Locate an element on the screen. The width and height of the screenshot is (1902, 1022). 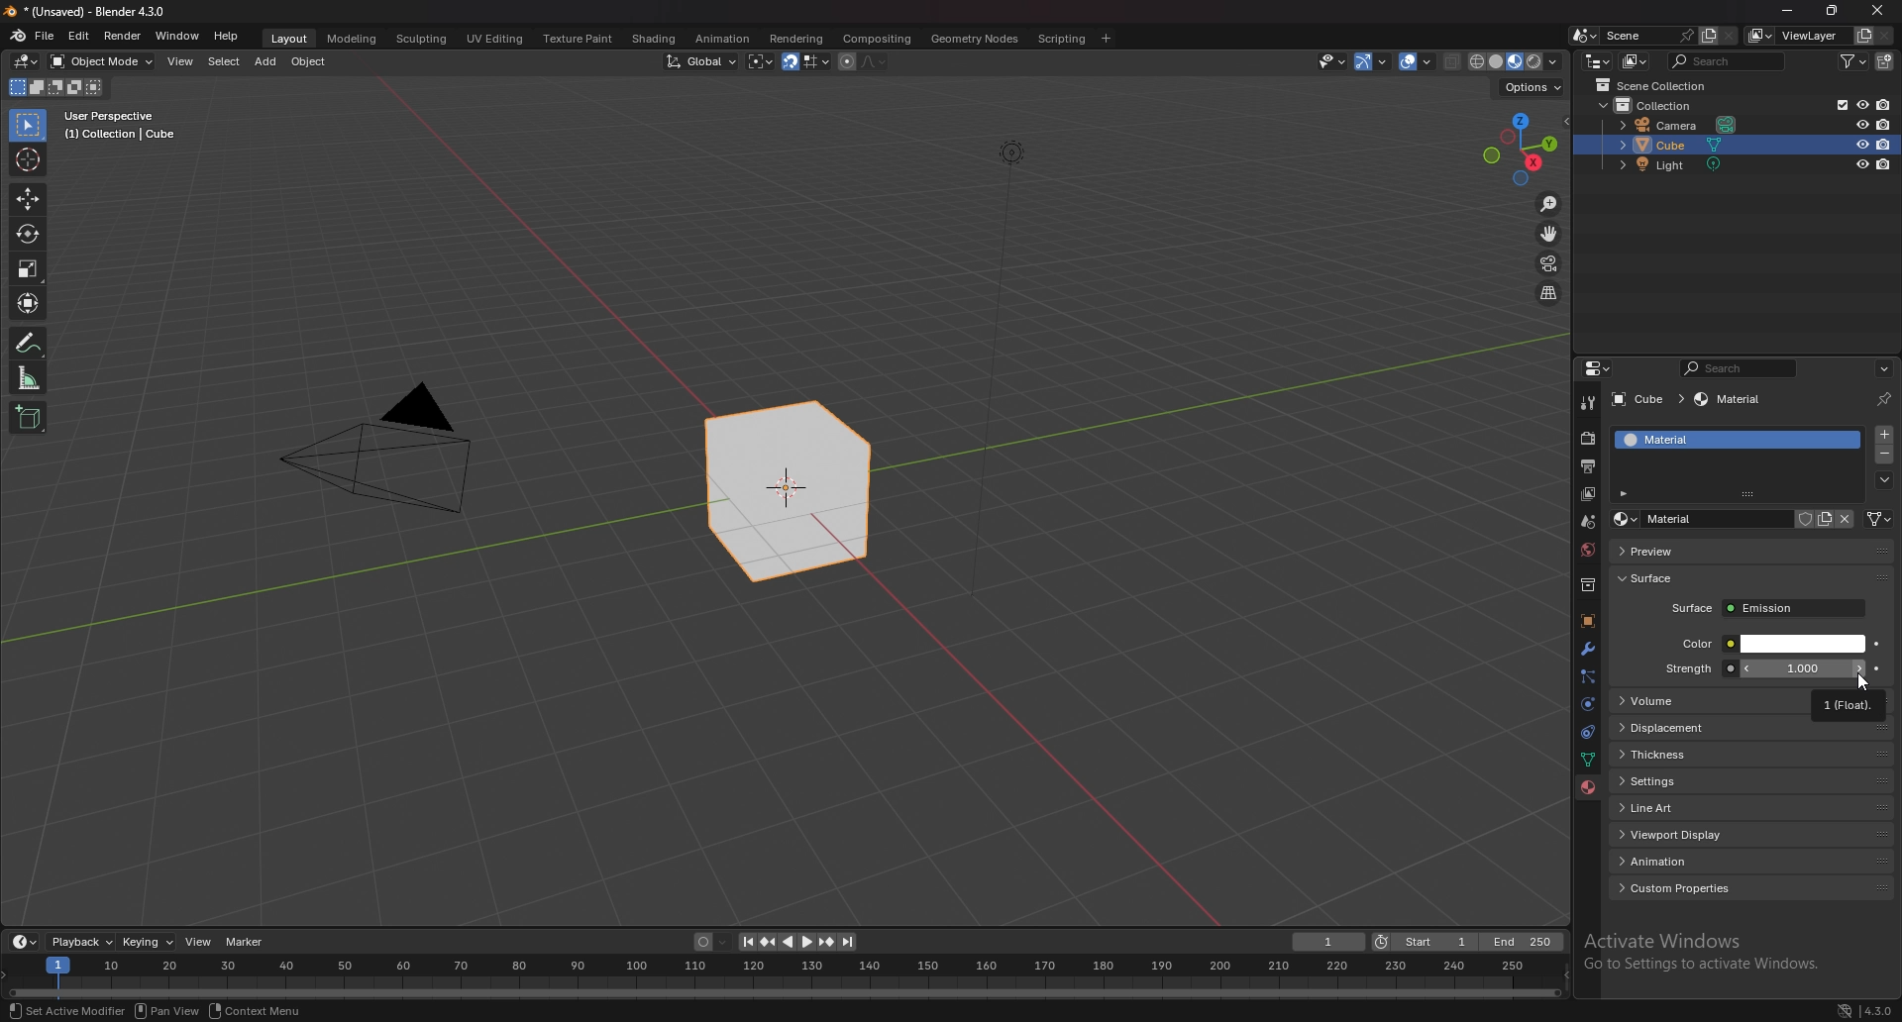
play animation is located at coordinates (796, 942).